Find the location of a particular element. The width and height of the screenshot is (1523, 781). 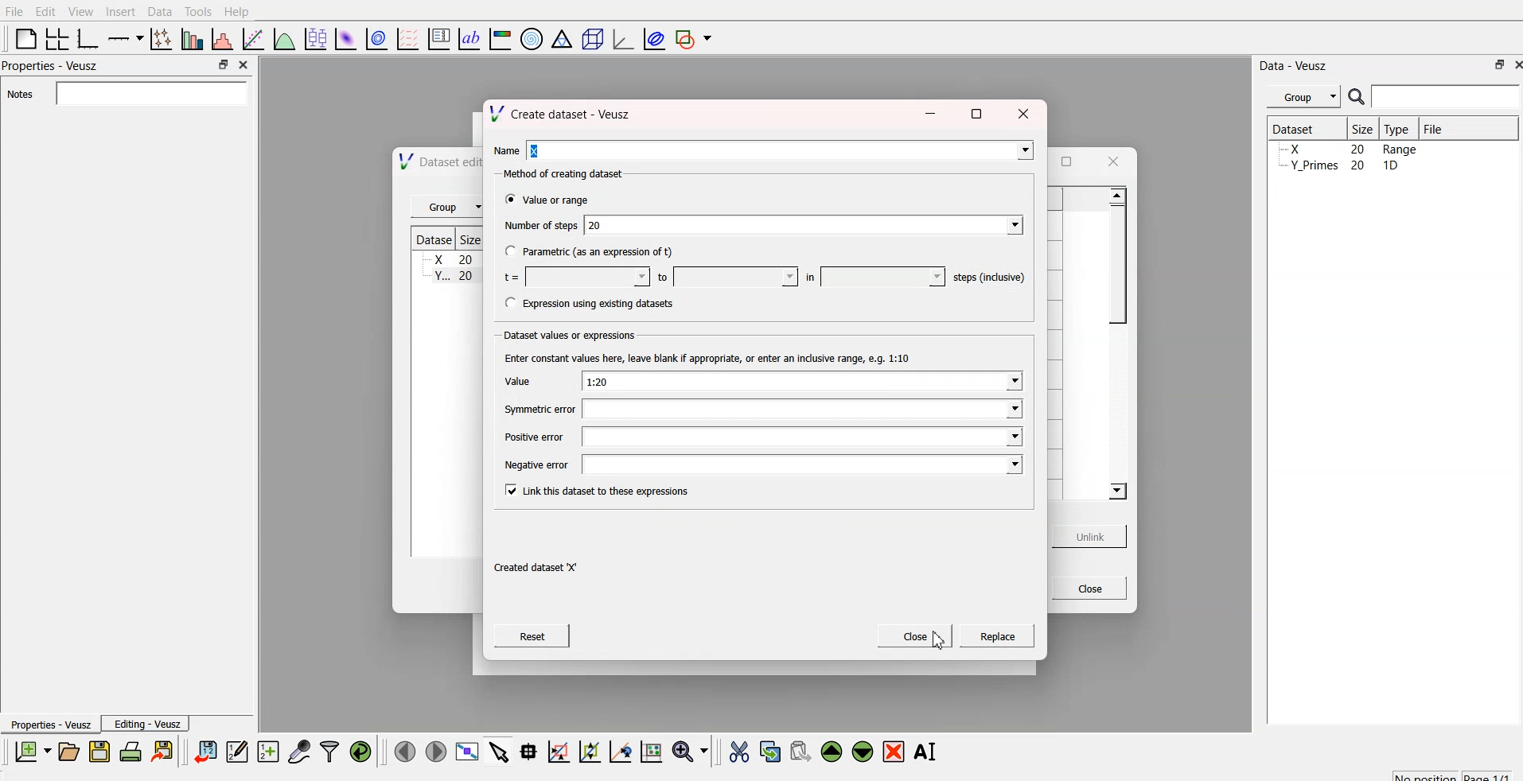

Negatveeror | is located at coordinates (765, 465).